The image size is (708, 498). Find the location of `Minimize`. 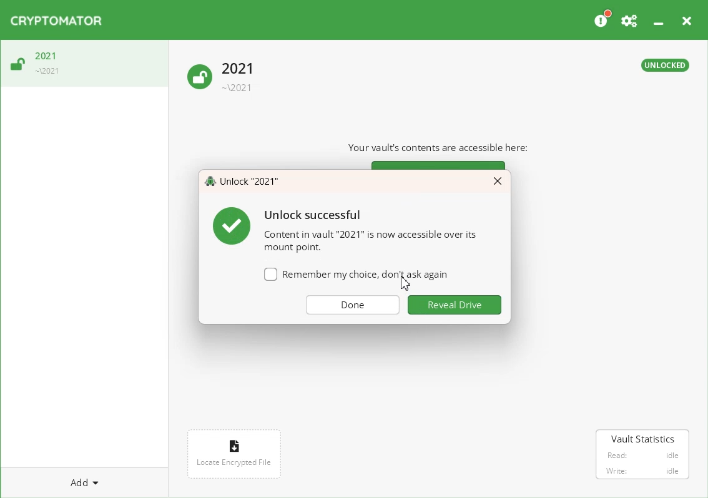

Minimize is located at coordinates (658, 18).